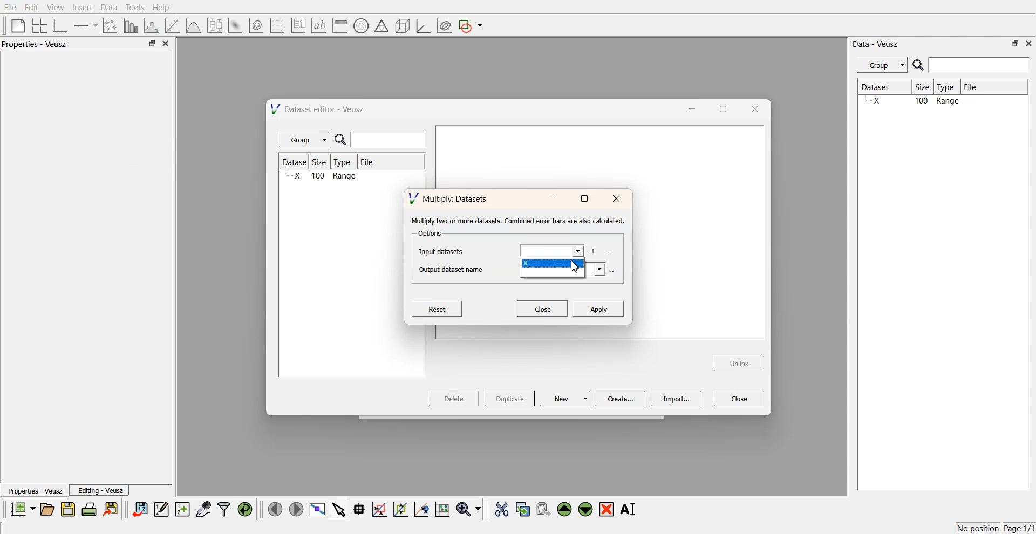 This screenshot has height=534, width=1036. I want to click on View, so click(54, 8).